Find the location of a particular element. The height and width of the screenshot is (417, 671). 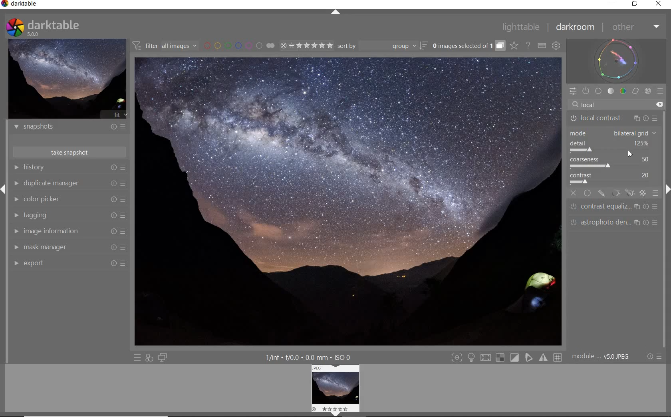

hide bottom menu (shift+ctrl+b) is located at coordinates (335, 414).